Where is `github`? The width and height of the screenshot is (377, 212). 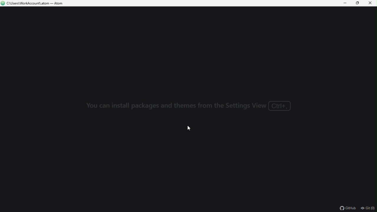 github is located at coordinates (348, 208).